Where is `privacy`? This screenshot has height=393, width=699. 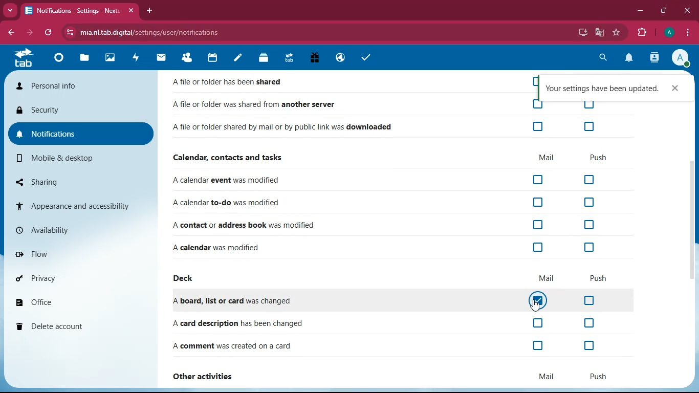
privacy is located at coordinates (79, 279).